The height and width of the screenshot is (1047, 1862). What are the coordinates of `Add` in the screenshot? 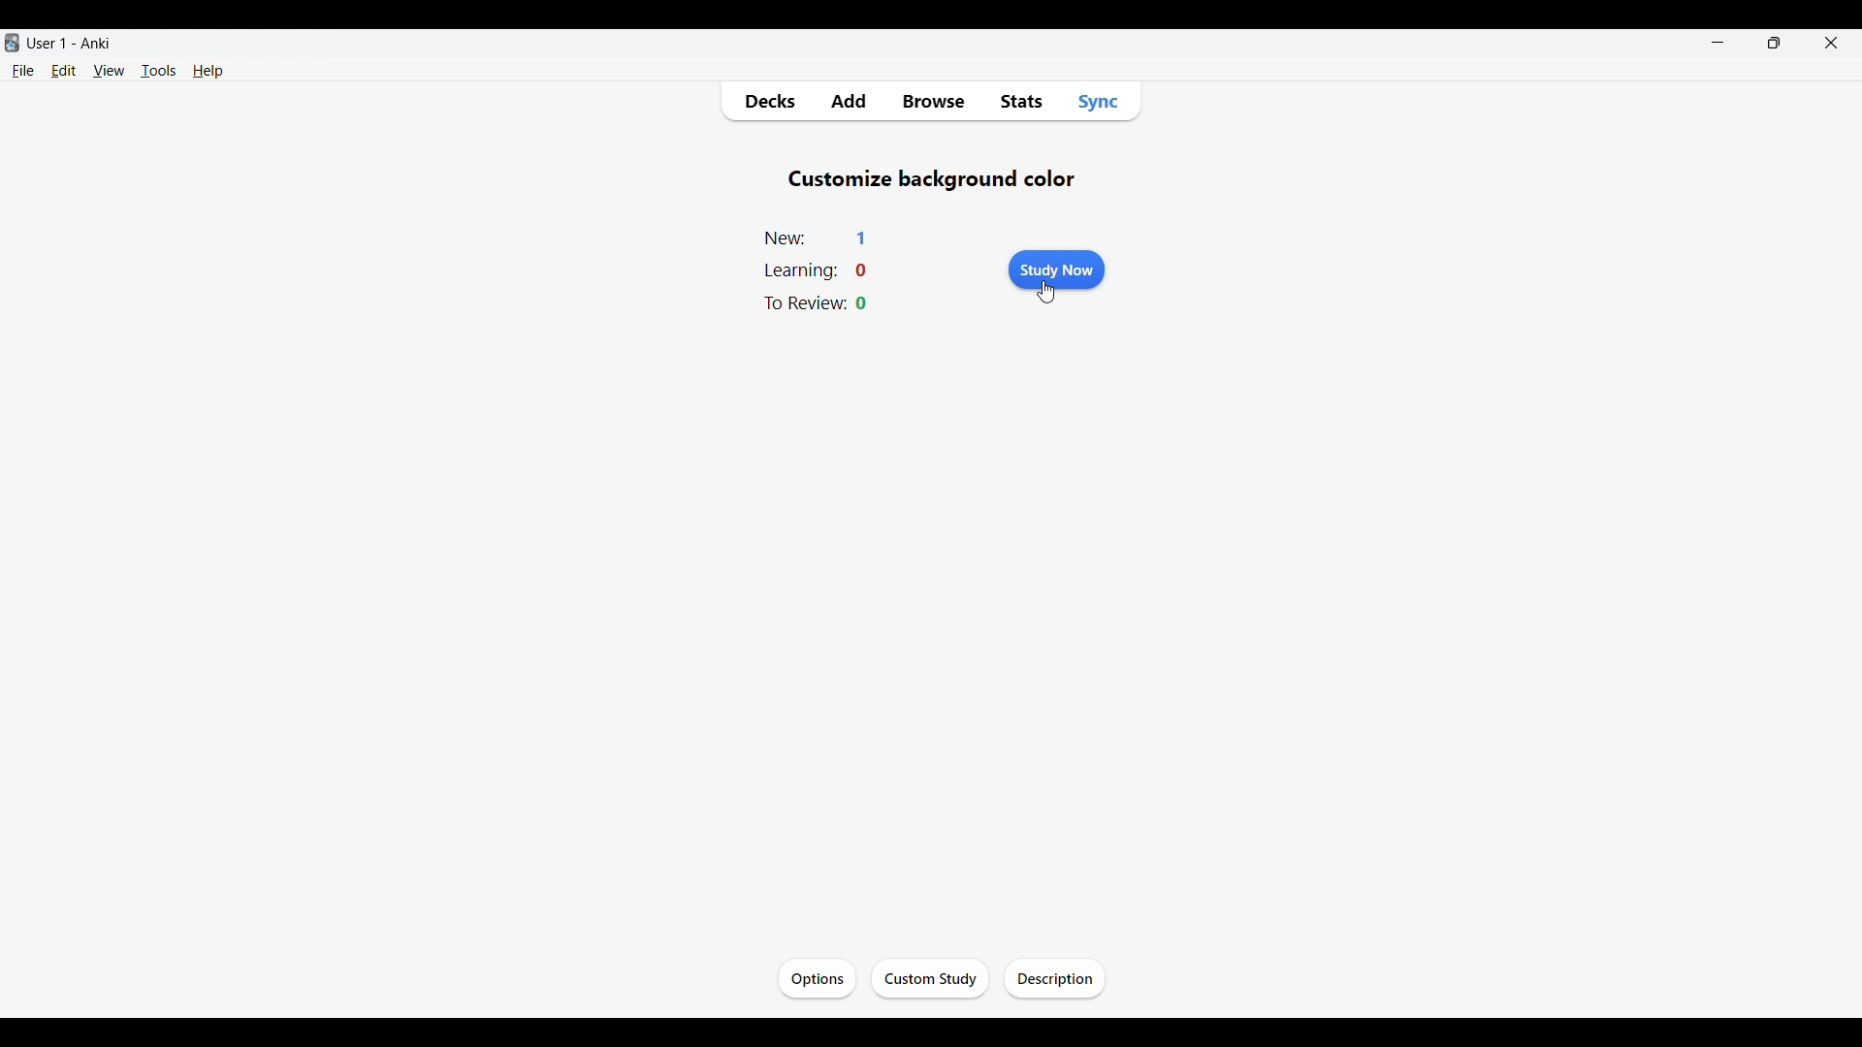 It's located at (848, 102).